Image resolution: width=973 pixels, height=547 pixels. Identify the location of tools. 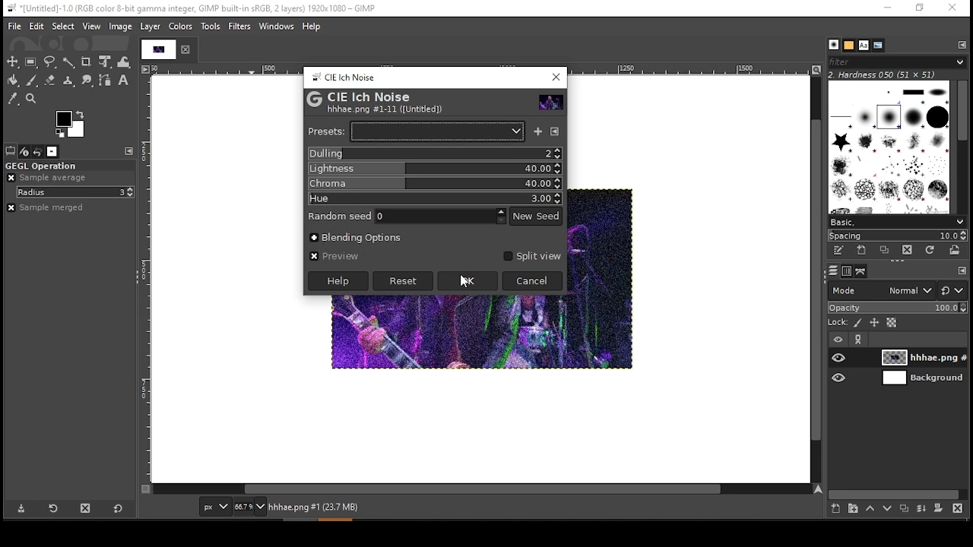
(211, 28).